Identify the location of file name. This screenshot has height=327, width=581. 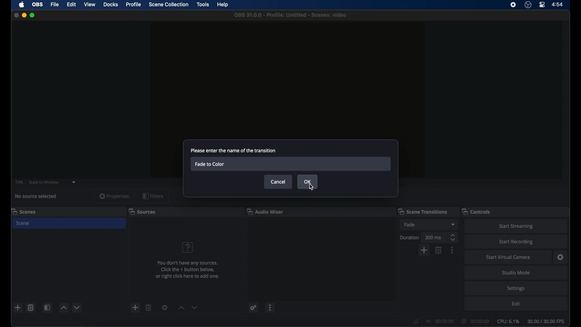
(290, 15).